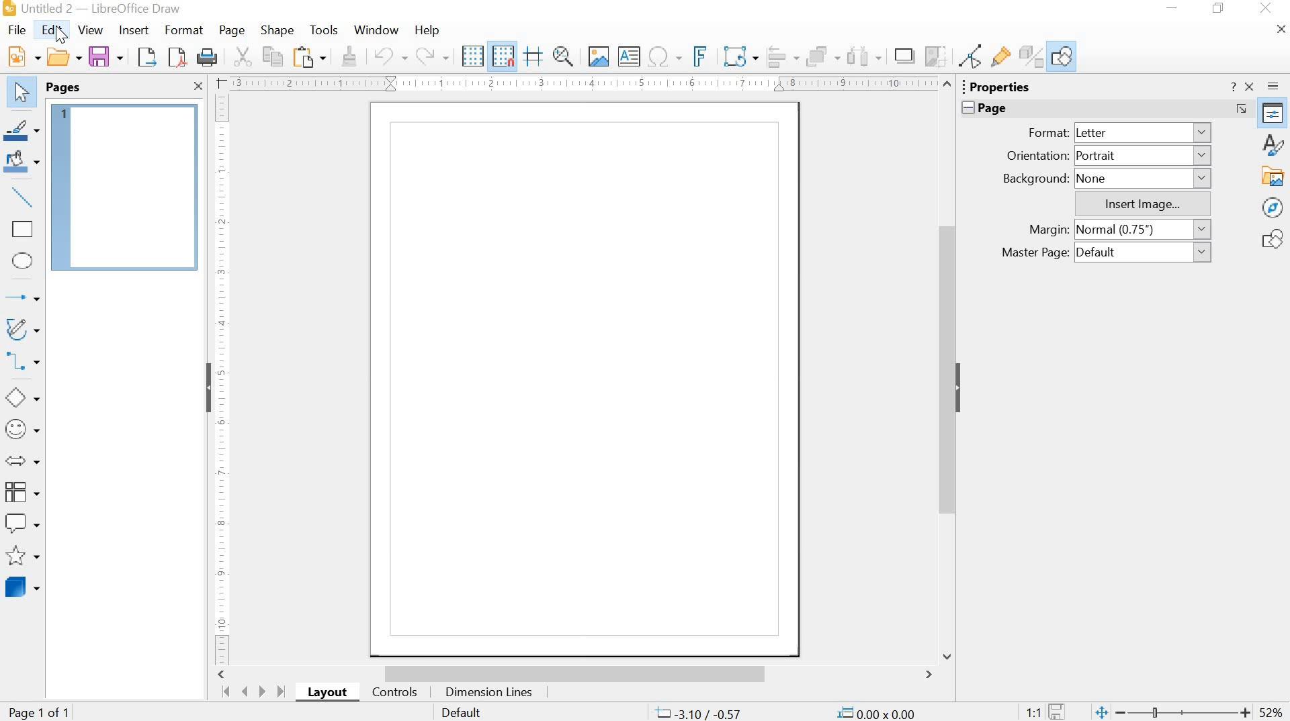 The width and height of the screenshot is (1290, 721). What do you see at coordinates (253, 691) in the screenshot?
I see `move pages` at bounding box center [253, 691].